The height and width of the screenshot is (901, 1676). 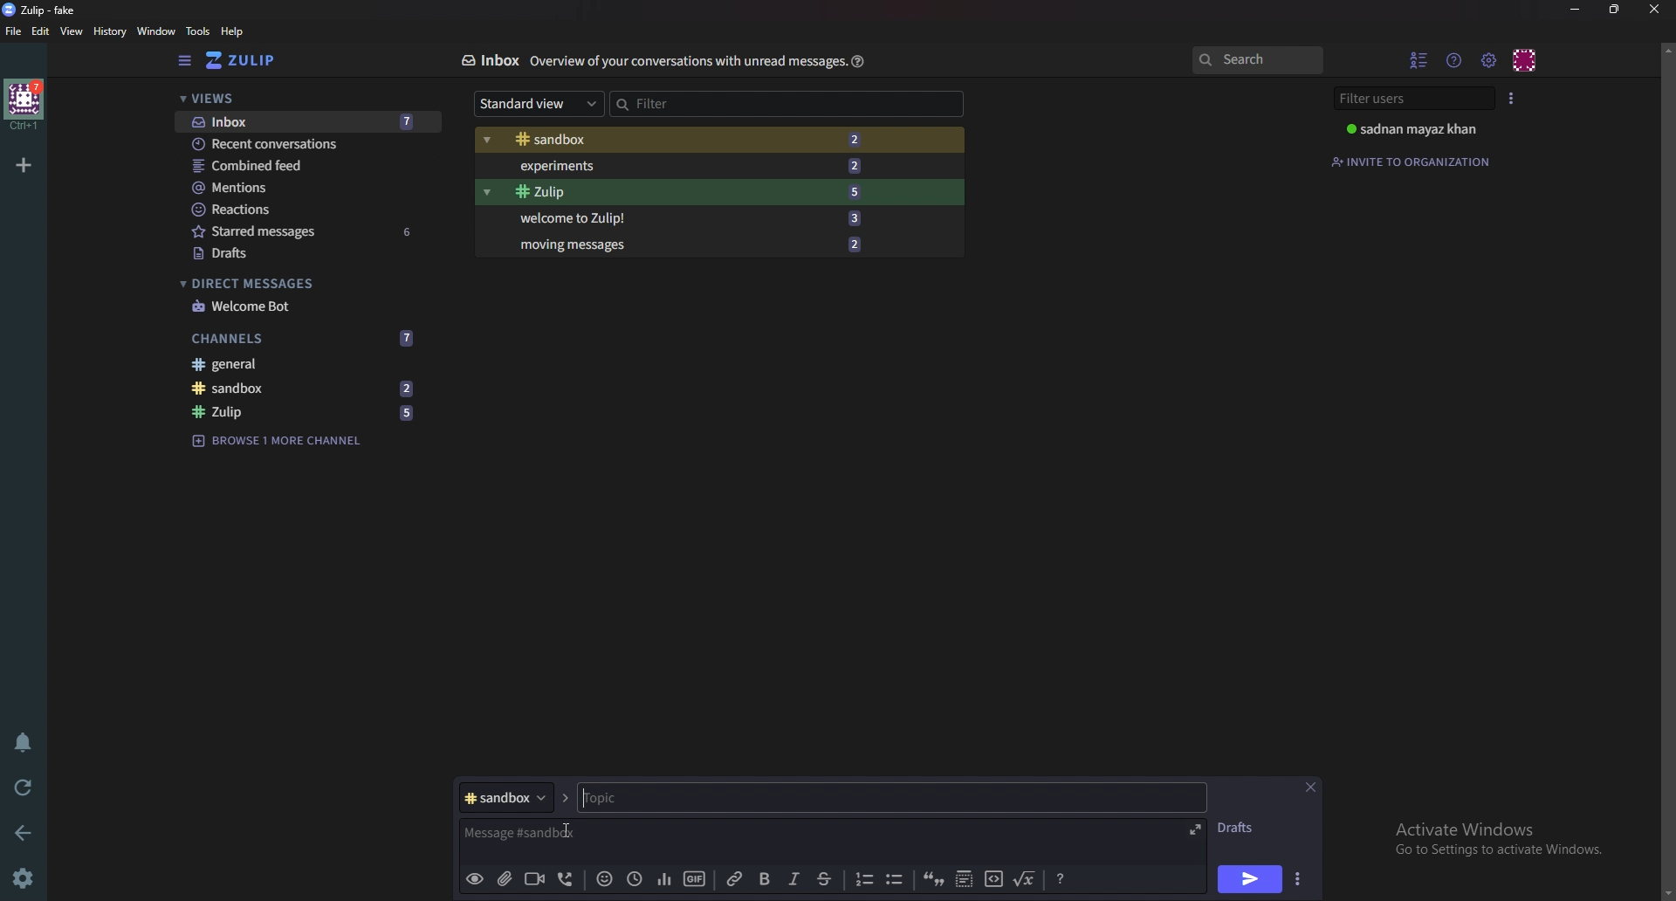 What do you see at coordinates (112, 31) in the screenshot?
I see `History` at bounding box center [112, 31].